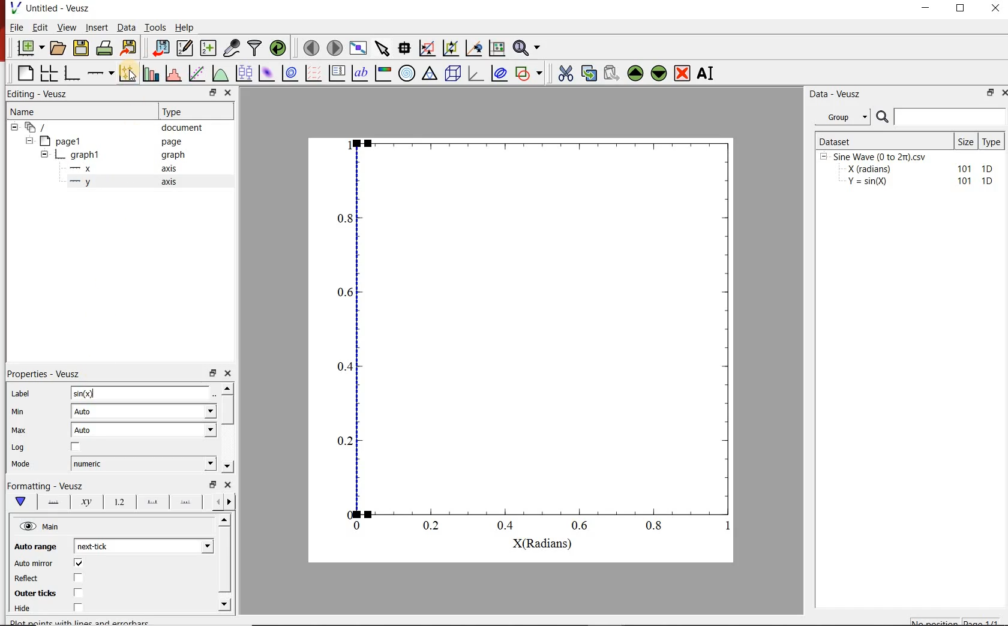  I want to click on axis, so click(170, 168).